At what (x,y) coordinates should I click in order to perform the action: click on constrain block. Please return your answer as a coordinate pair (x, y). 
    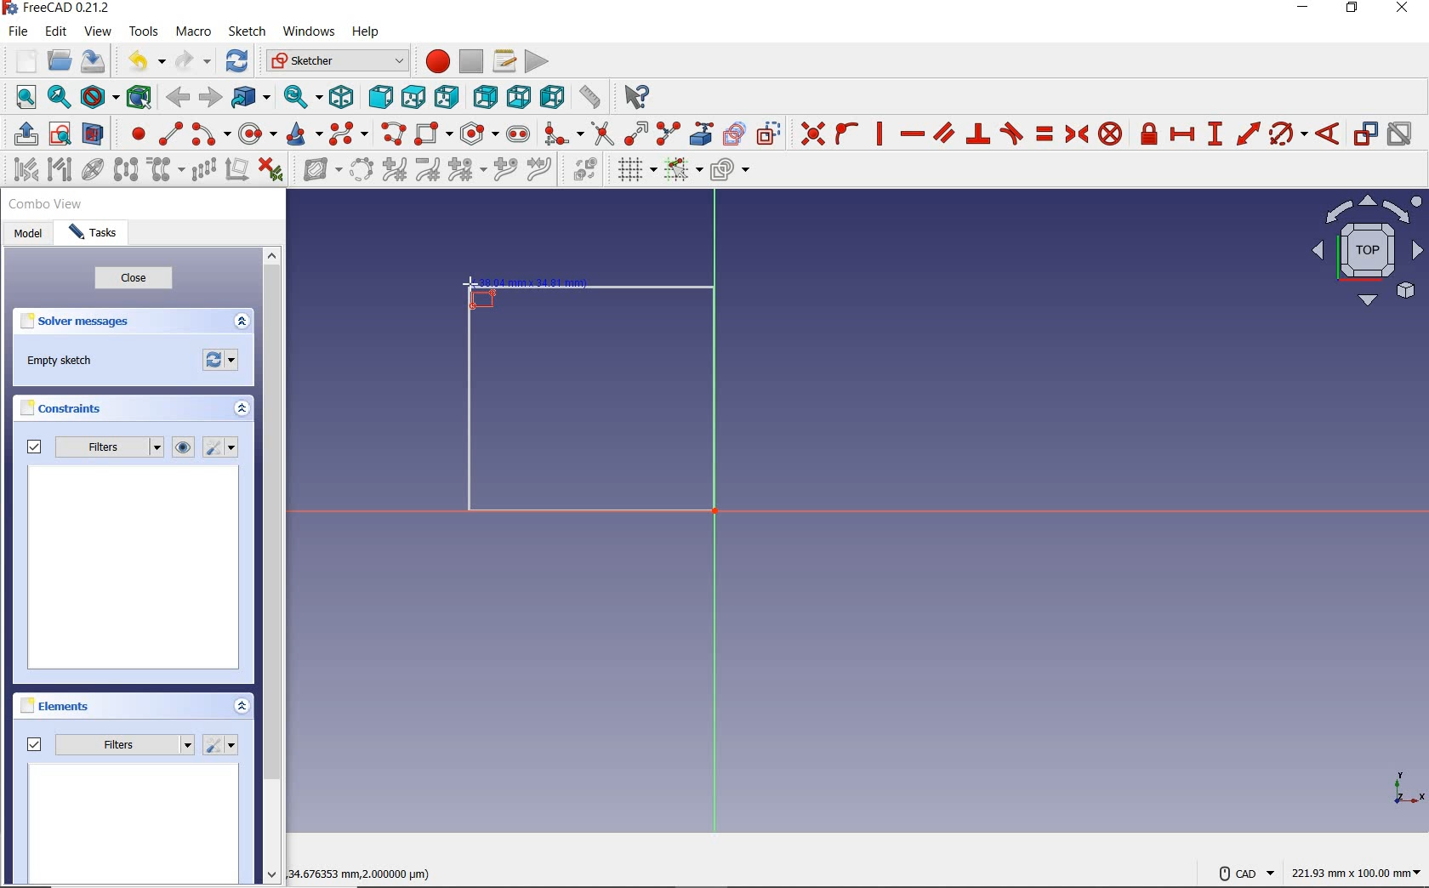
    Looking at the image, I should click on (1110, 134).